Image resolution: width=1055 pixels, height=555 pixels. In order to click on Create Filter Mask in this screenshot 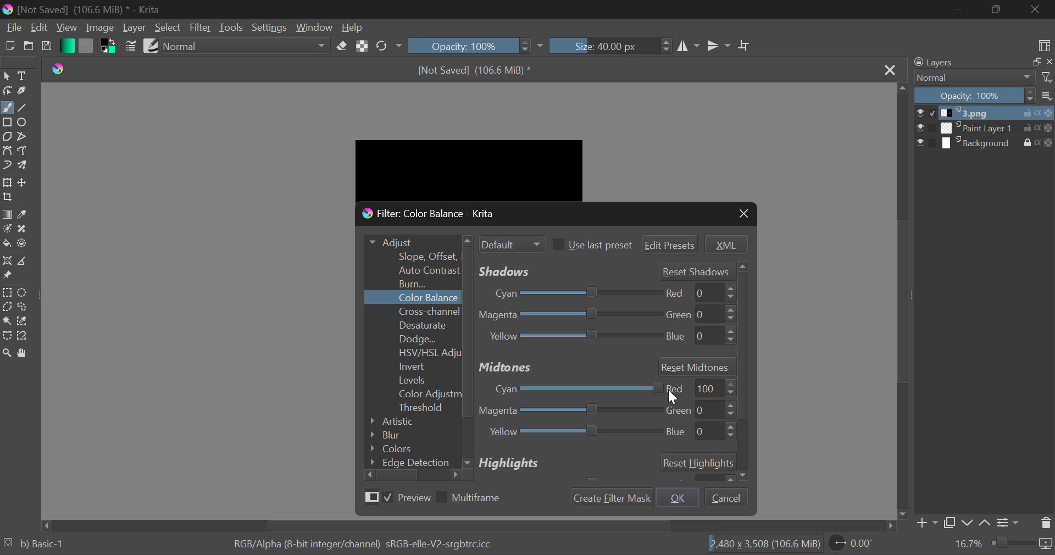, I will do `click(613, 497)`.